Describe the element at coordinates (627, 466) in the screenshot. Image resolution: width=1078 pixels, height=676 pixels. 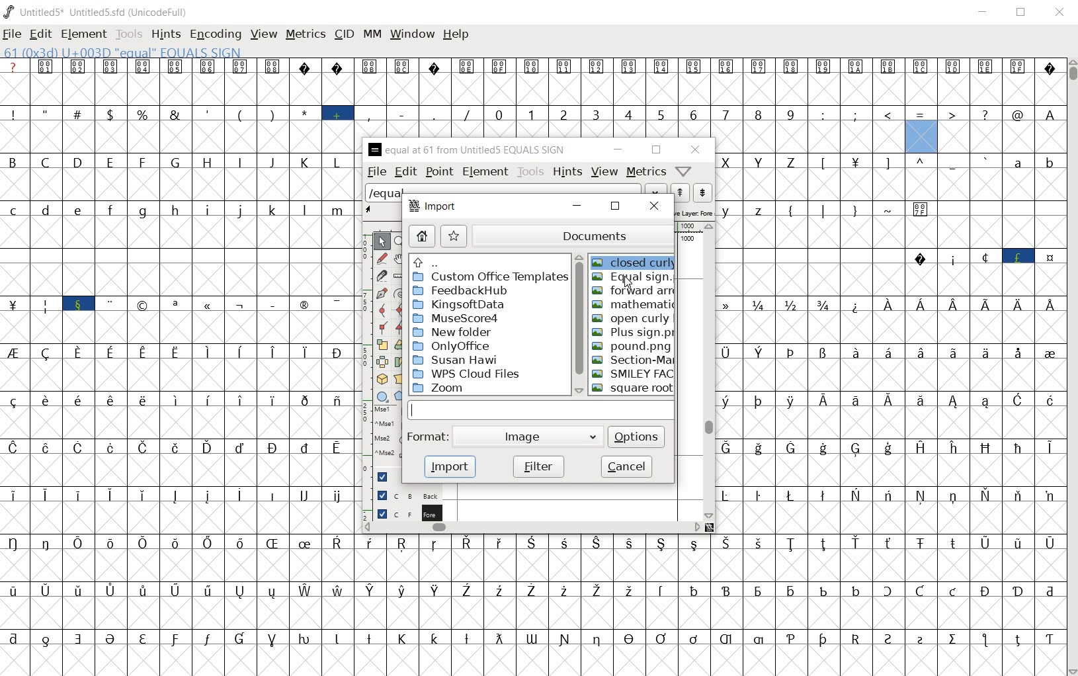
I see `cancel` at that location.